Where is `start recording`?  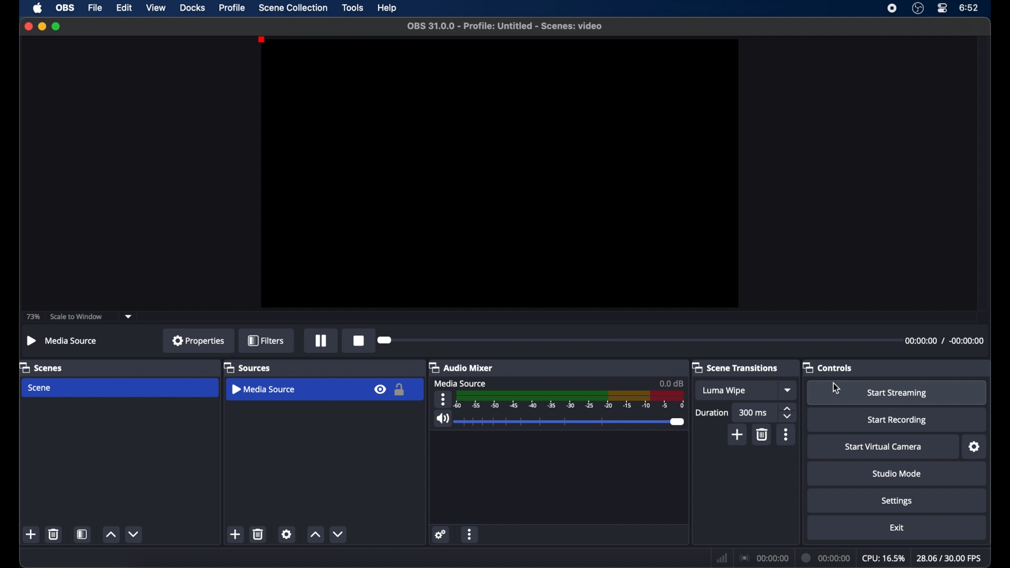 start recording is located at coordinates (897, 420).